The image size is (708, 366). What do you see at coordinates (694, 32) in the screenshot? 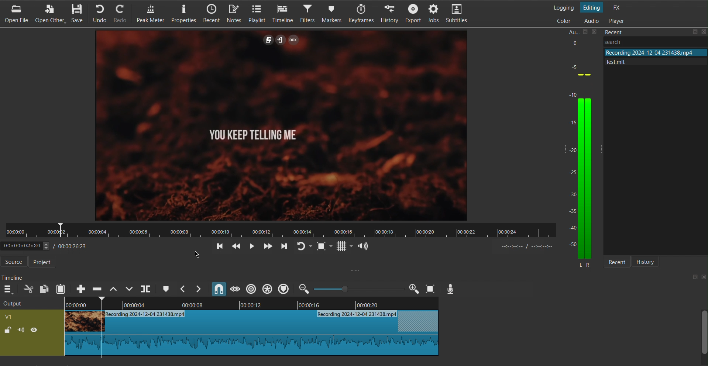
I see `save` at bounding box center [694, 32].